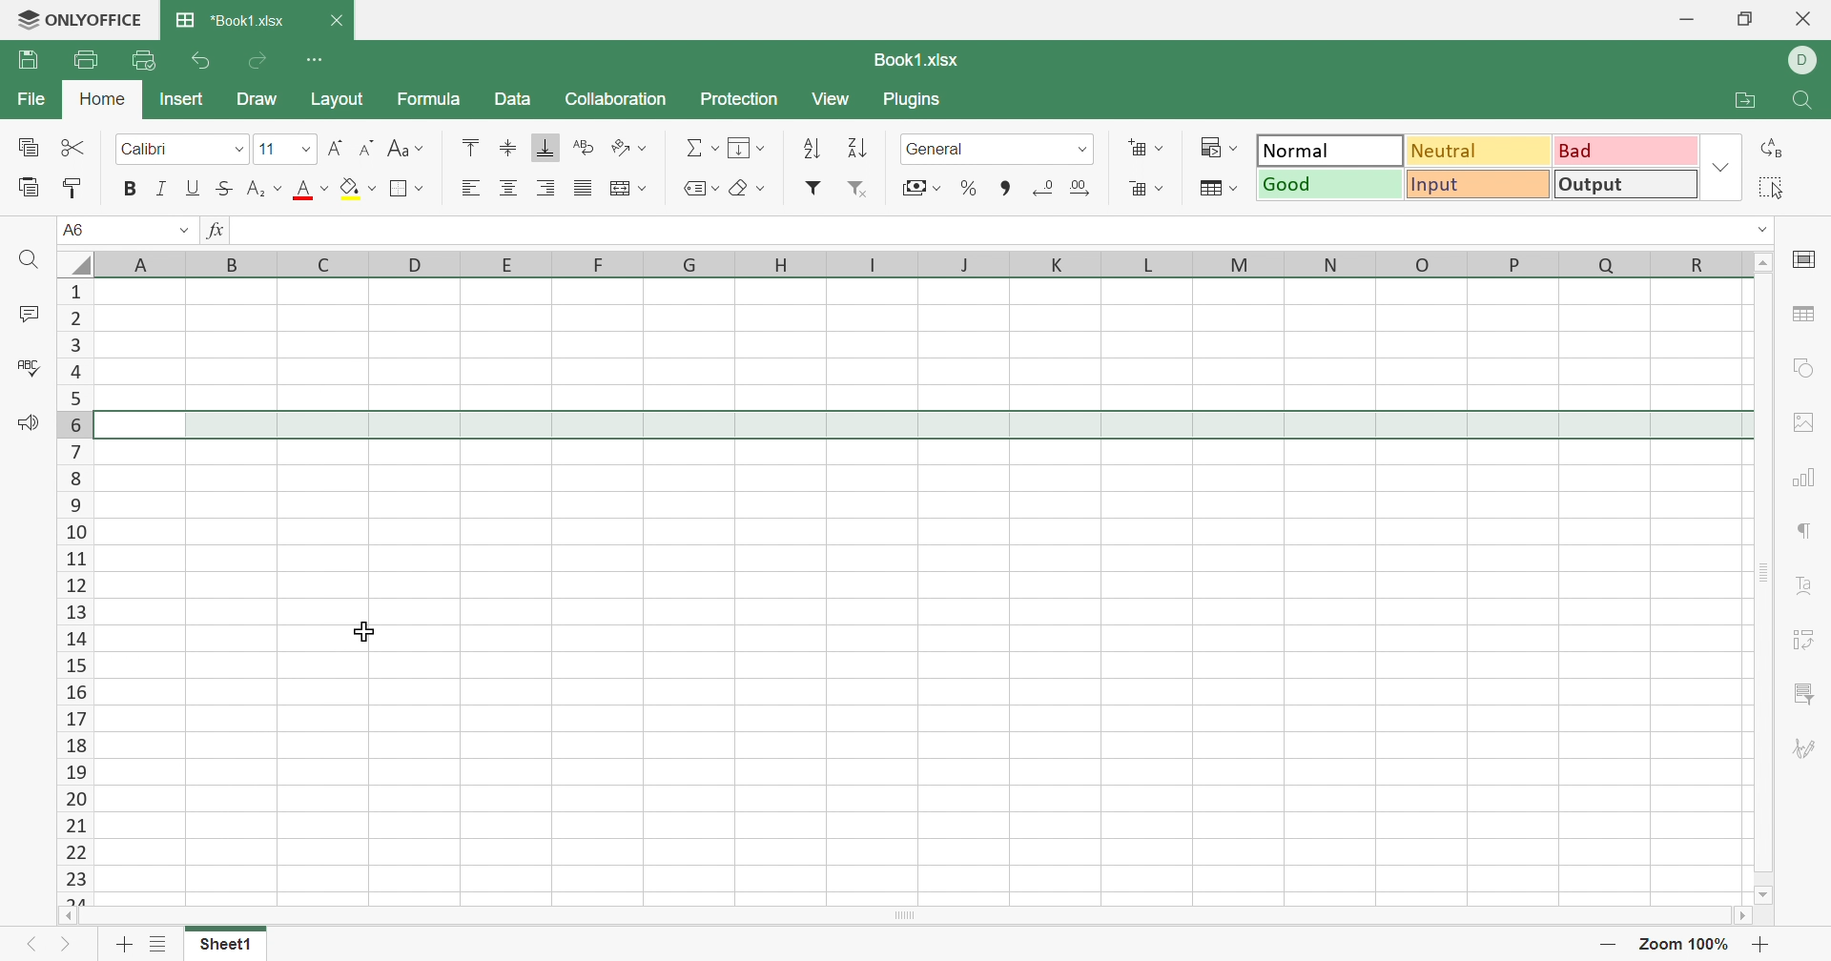 The height and width of the screenshot is (961, 1831). Describe the element at coordinates (27, 425) in the screenshot. I see `Feedback and support` at that location.